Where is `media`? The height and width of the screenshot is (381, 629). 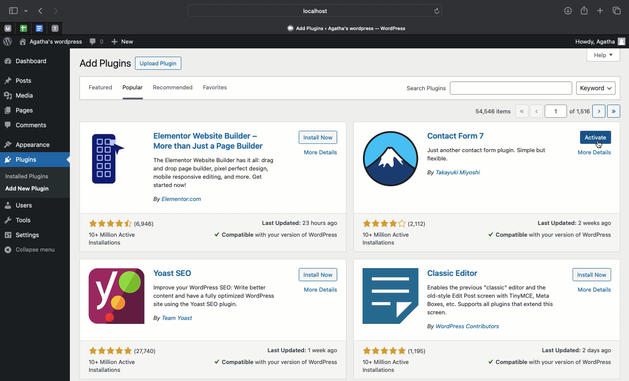 media is located at coordinates (20, 95).